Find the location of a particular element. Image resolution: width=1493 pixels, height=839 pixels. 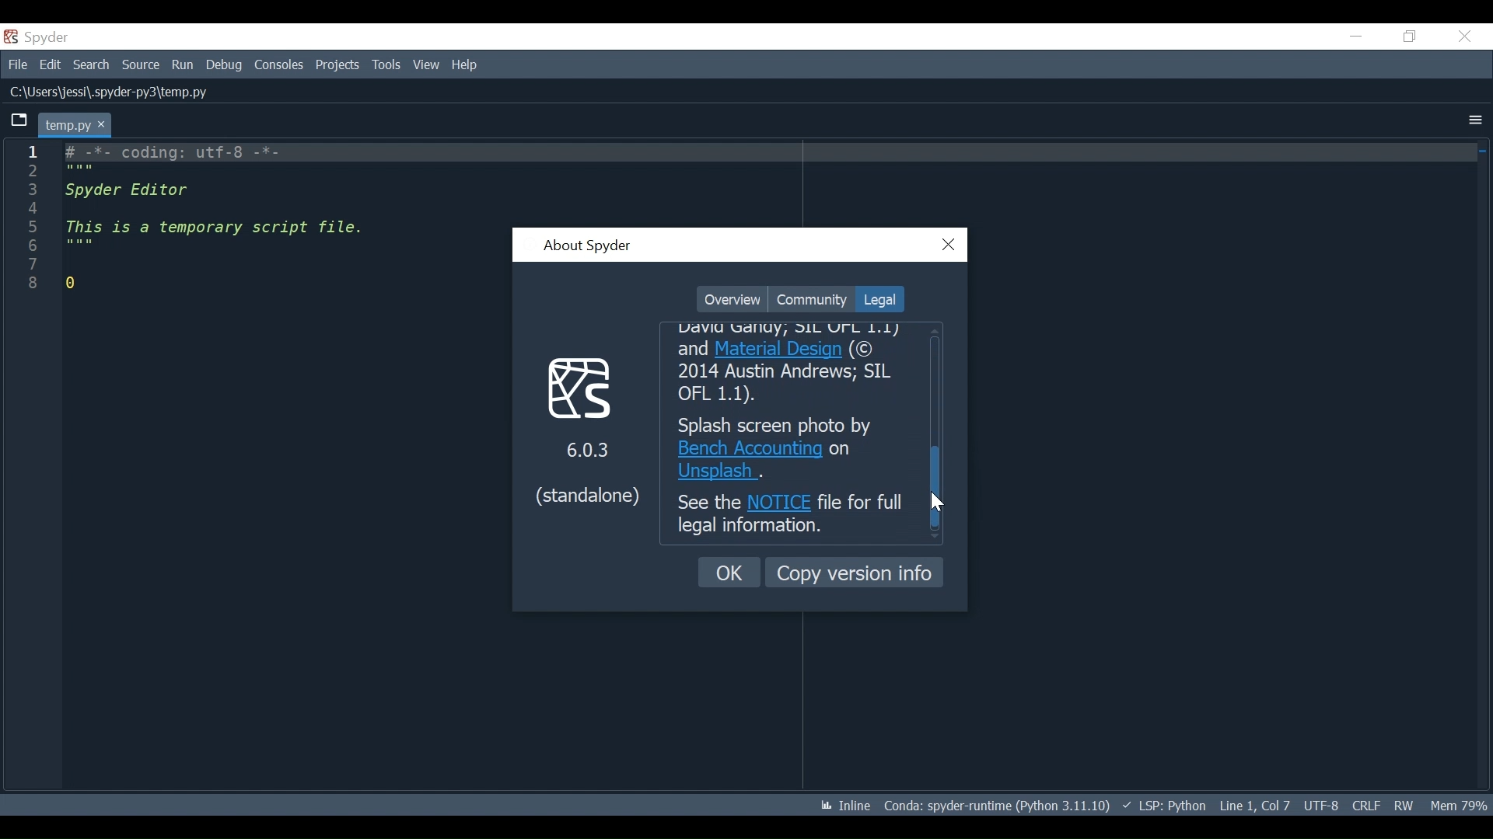

Minimize is located at coordinates (1355, 36).